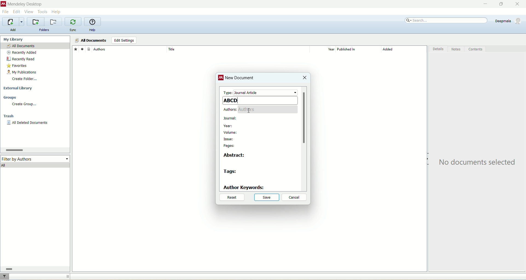 The width and height of the screenshot is (526, 280). Describe the element at coordinates (404, 51) in the screenshot. I see `added` at that location.